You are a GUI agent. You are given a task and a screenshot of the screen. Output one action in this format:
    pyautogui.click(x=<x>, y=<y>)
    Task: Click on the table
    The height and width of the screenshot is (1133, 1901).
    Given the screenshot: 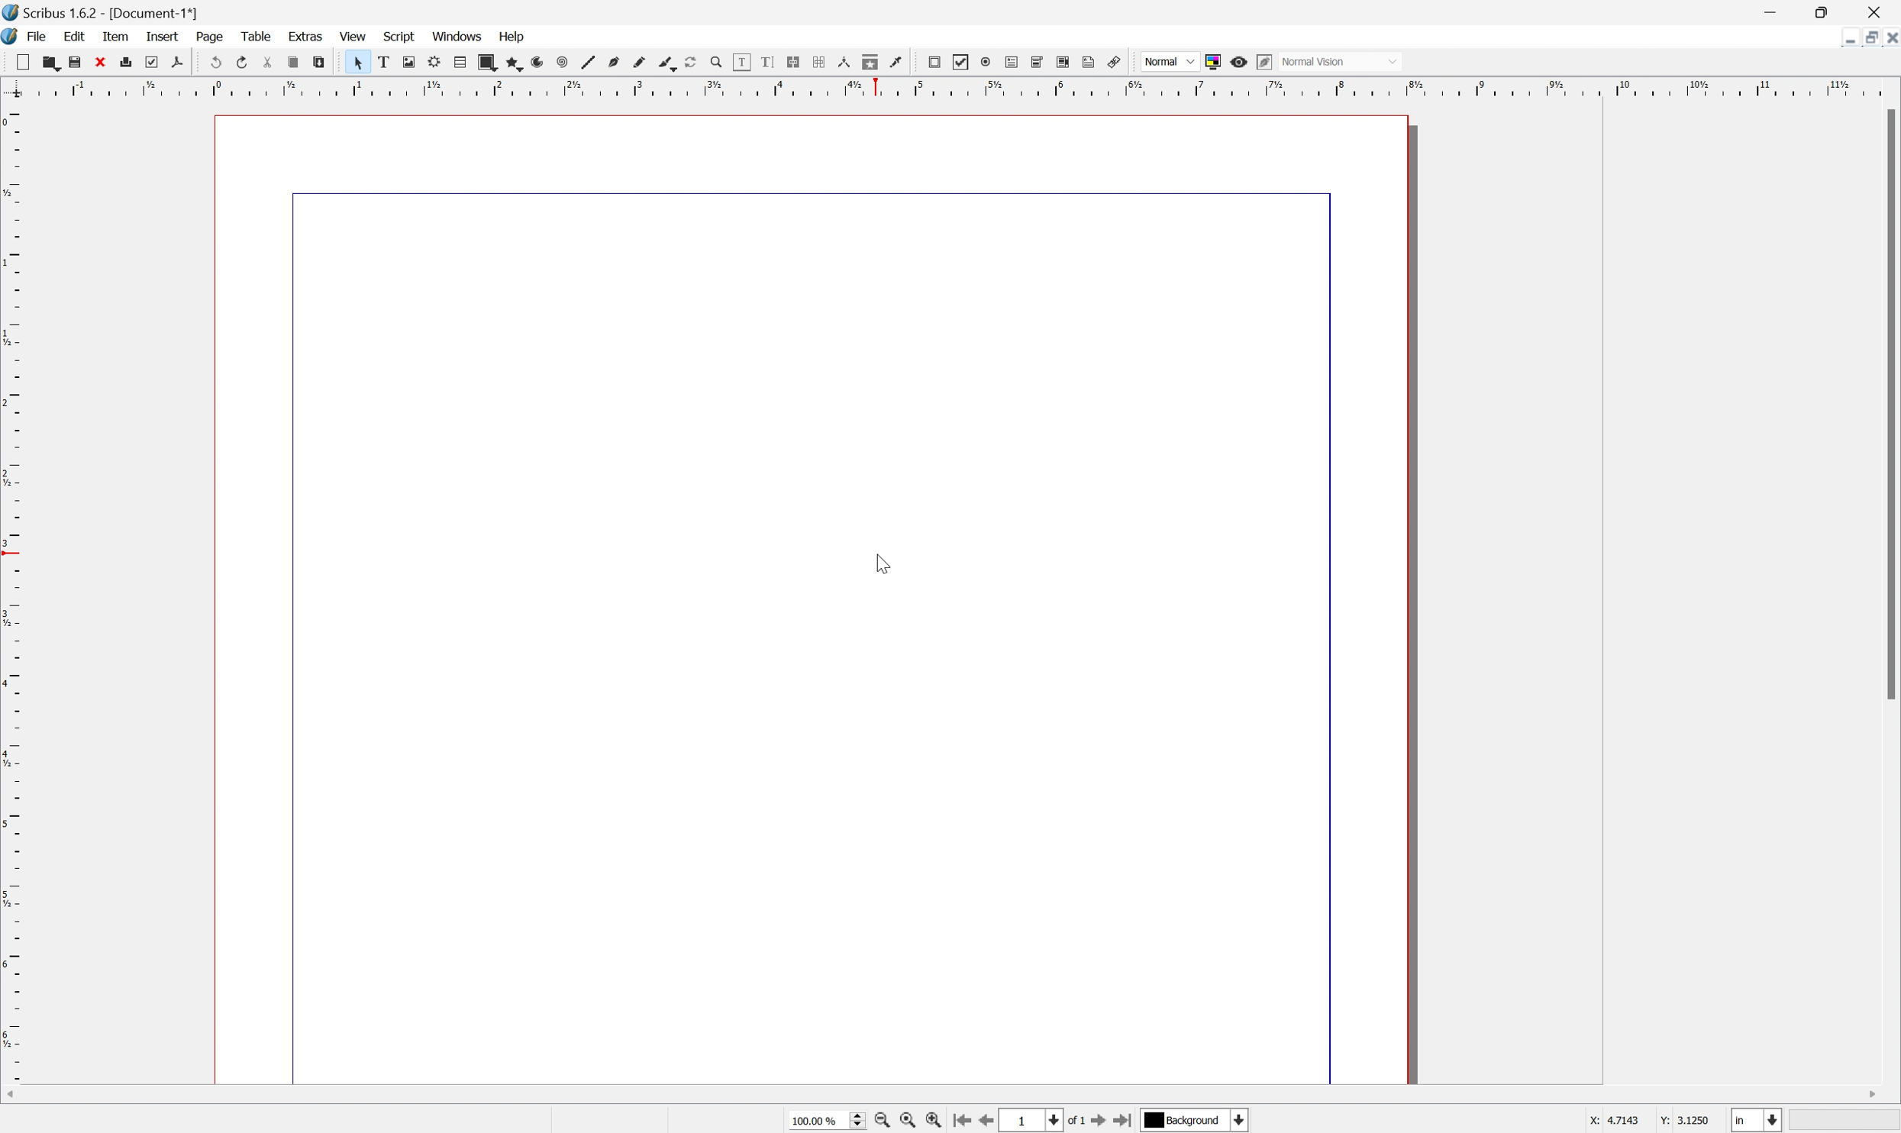 What is the action you would take?
    pyautogui.click(x=460, y=60)
    